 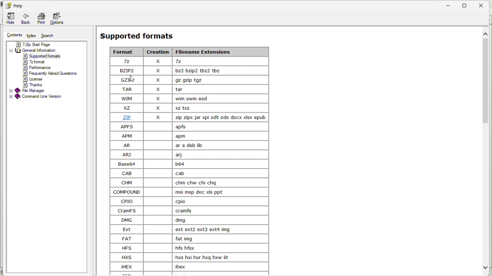 I want to click on Print, so click(x=41, y=19).